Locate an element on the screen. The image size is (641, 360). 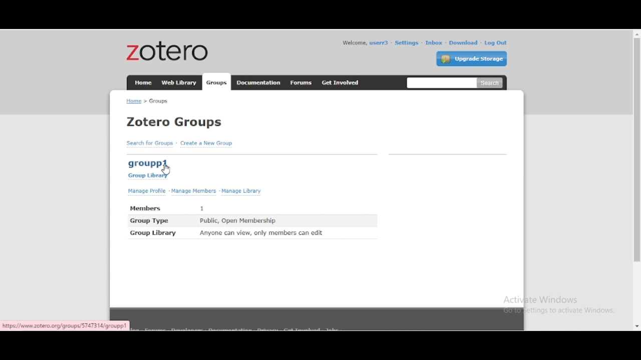
manage library is located at coordinates (241, 191).